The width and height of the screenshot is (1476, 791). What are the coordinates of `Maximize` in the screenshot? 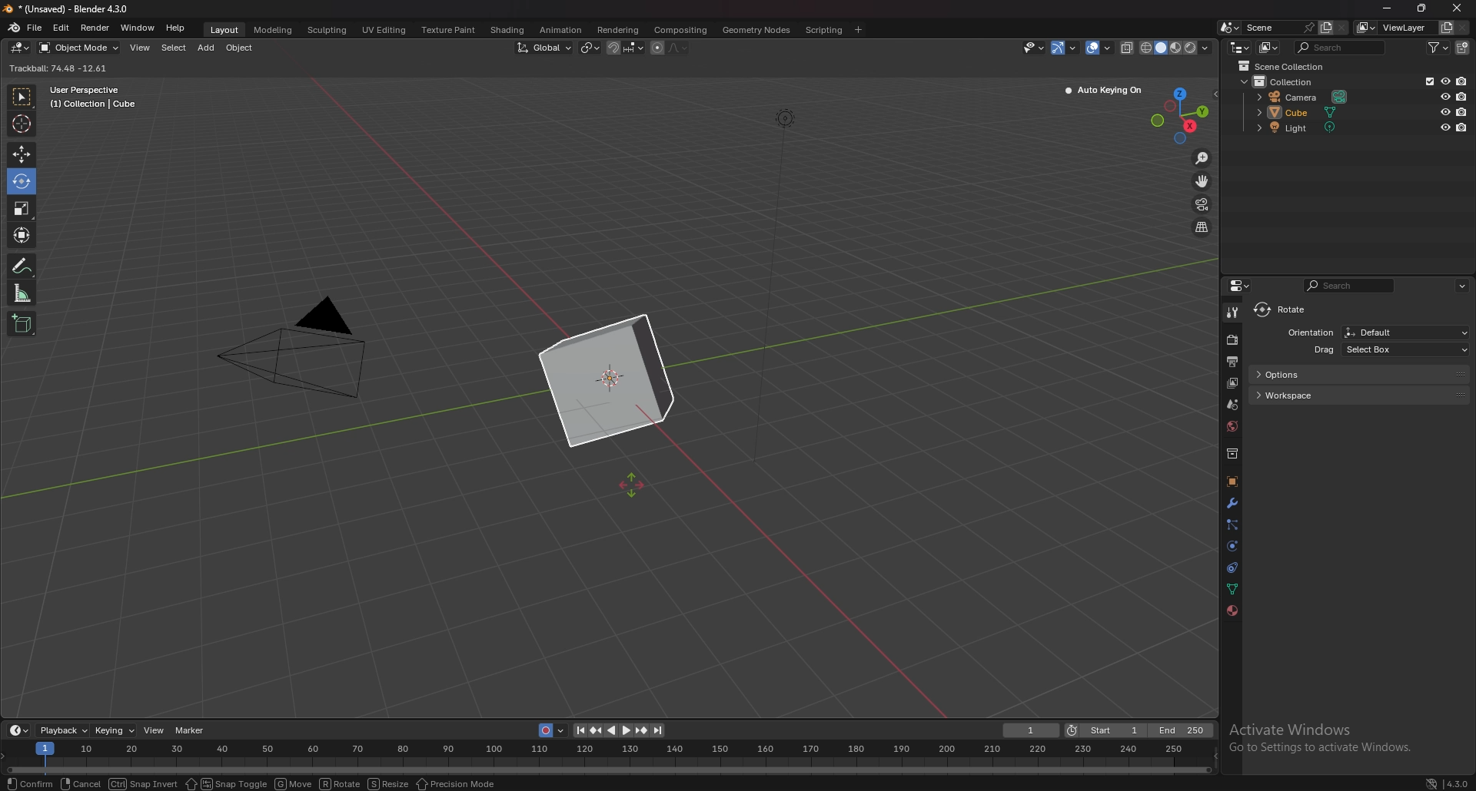 It's located at (1423, 8).